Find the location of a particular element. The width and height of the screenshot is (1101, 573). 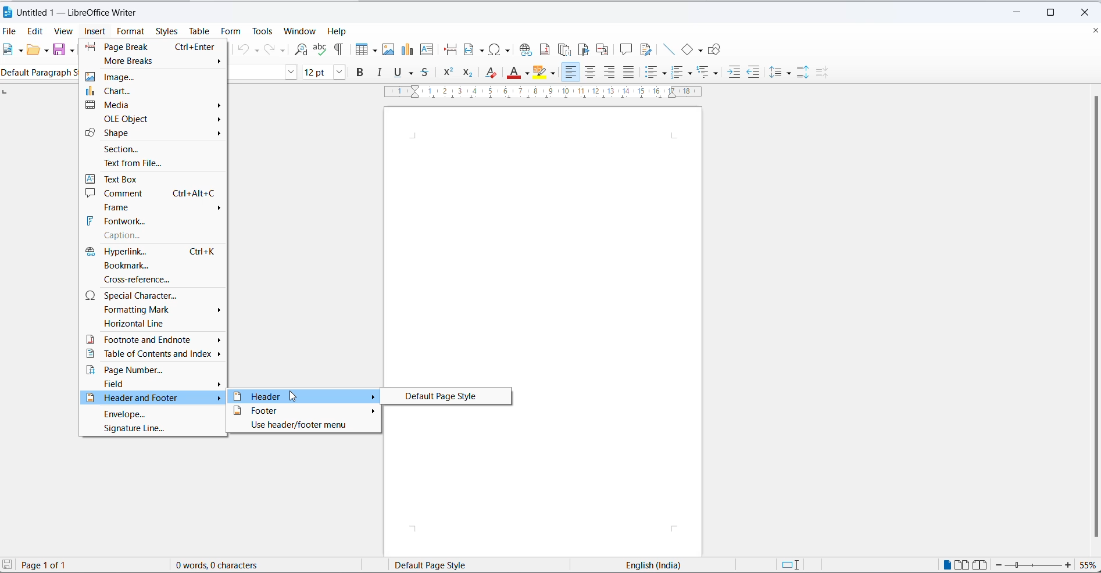

horizontal line is located at coordinates (155, 327).